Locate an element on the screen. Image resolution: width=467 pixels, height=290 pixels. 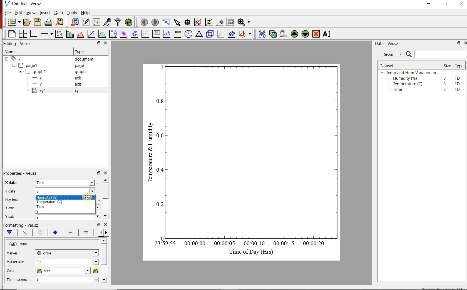
Untitled - Veusz is located at coordinates (25, 4).